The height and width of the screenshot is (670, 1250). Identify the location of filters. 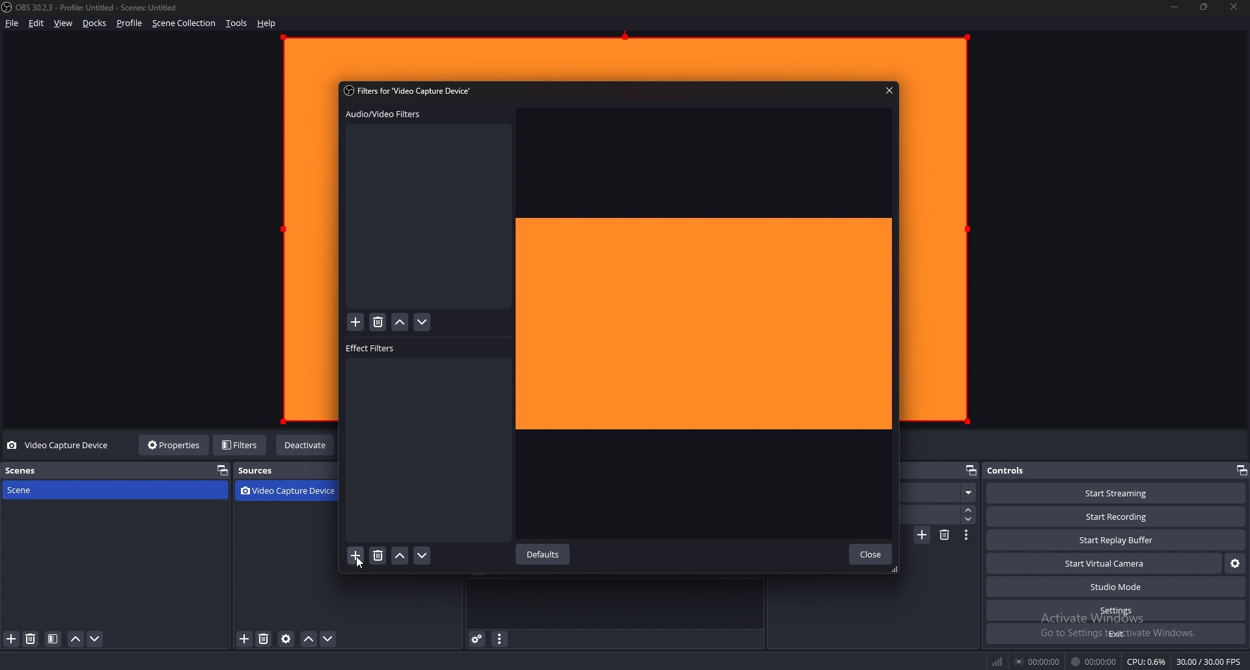
(241, 444).